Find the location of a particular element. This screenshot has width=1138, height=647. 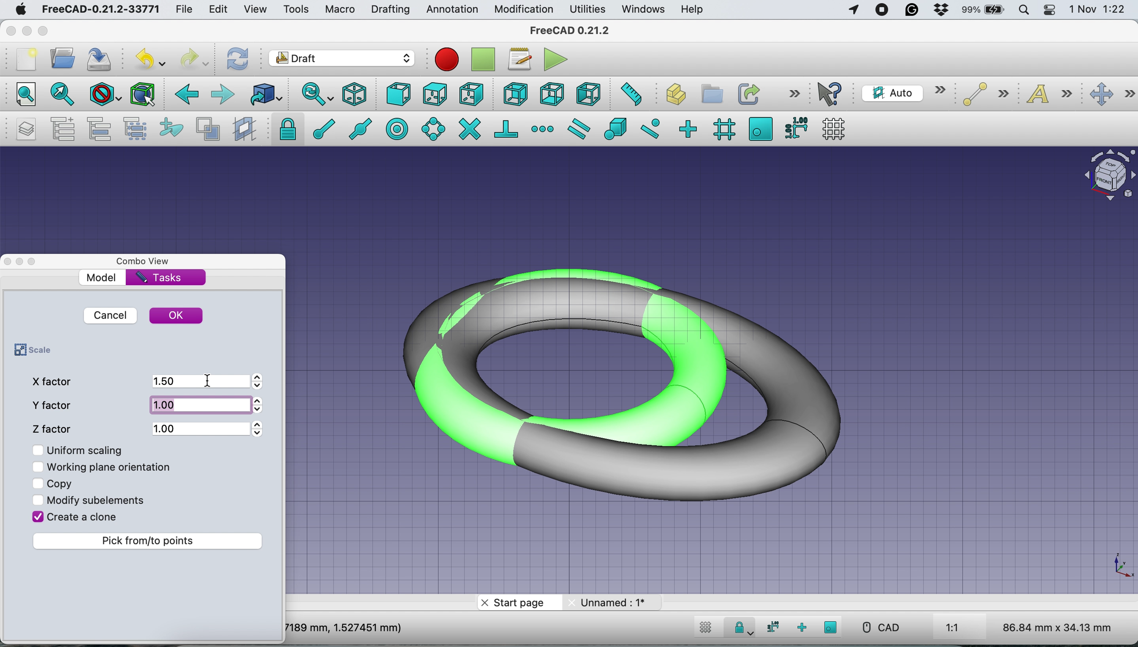

dropbox is located at coordinates (940, 10).